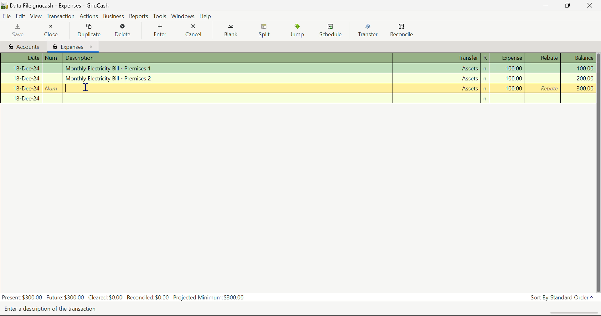  Describe the element at coordinates (300, 68) in the screenshot. I see `Transaction 1` at that location.